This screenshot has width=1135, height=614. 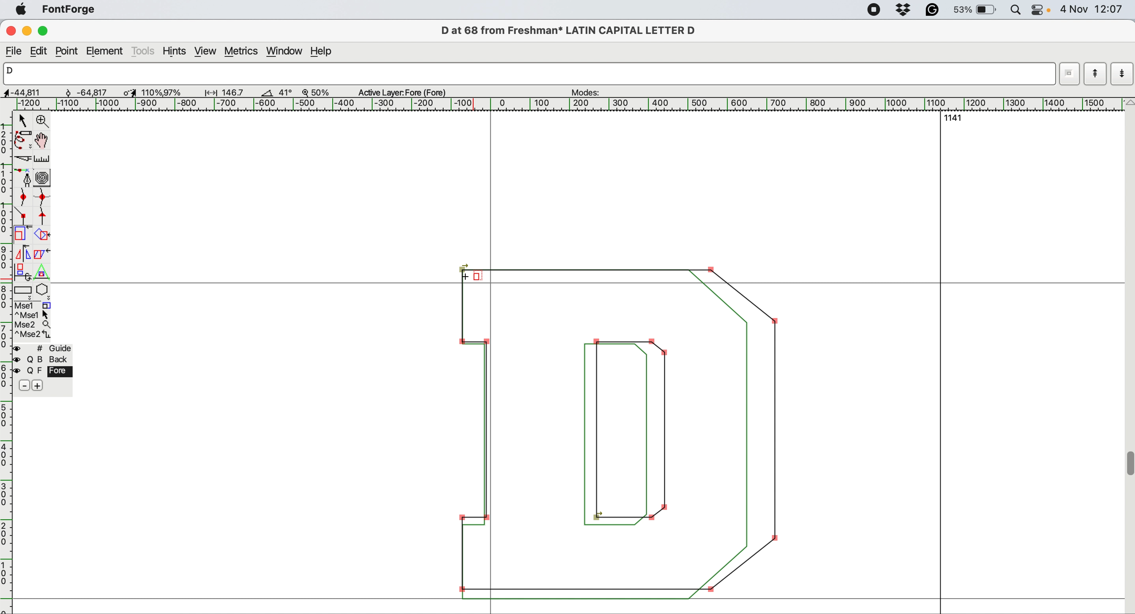 I want to click on metrics, so click(x=242, y=53).